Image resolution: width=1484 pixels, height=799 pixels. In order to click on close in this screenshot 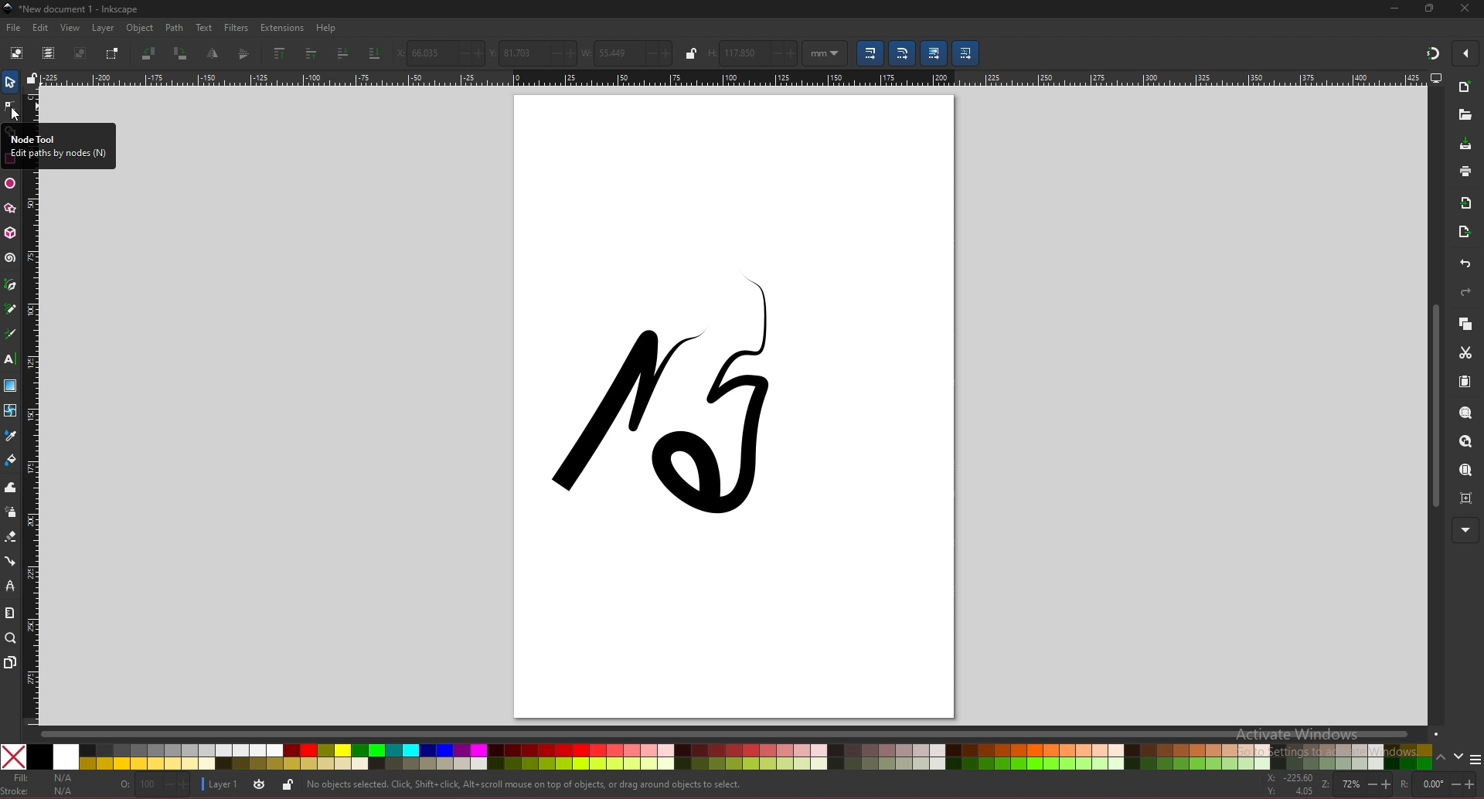, I will do `click(1465, 8)`.